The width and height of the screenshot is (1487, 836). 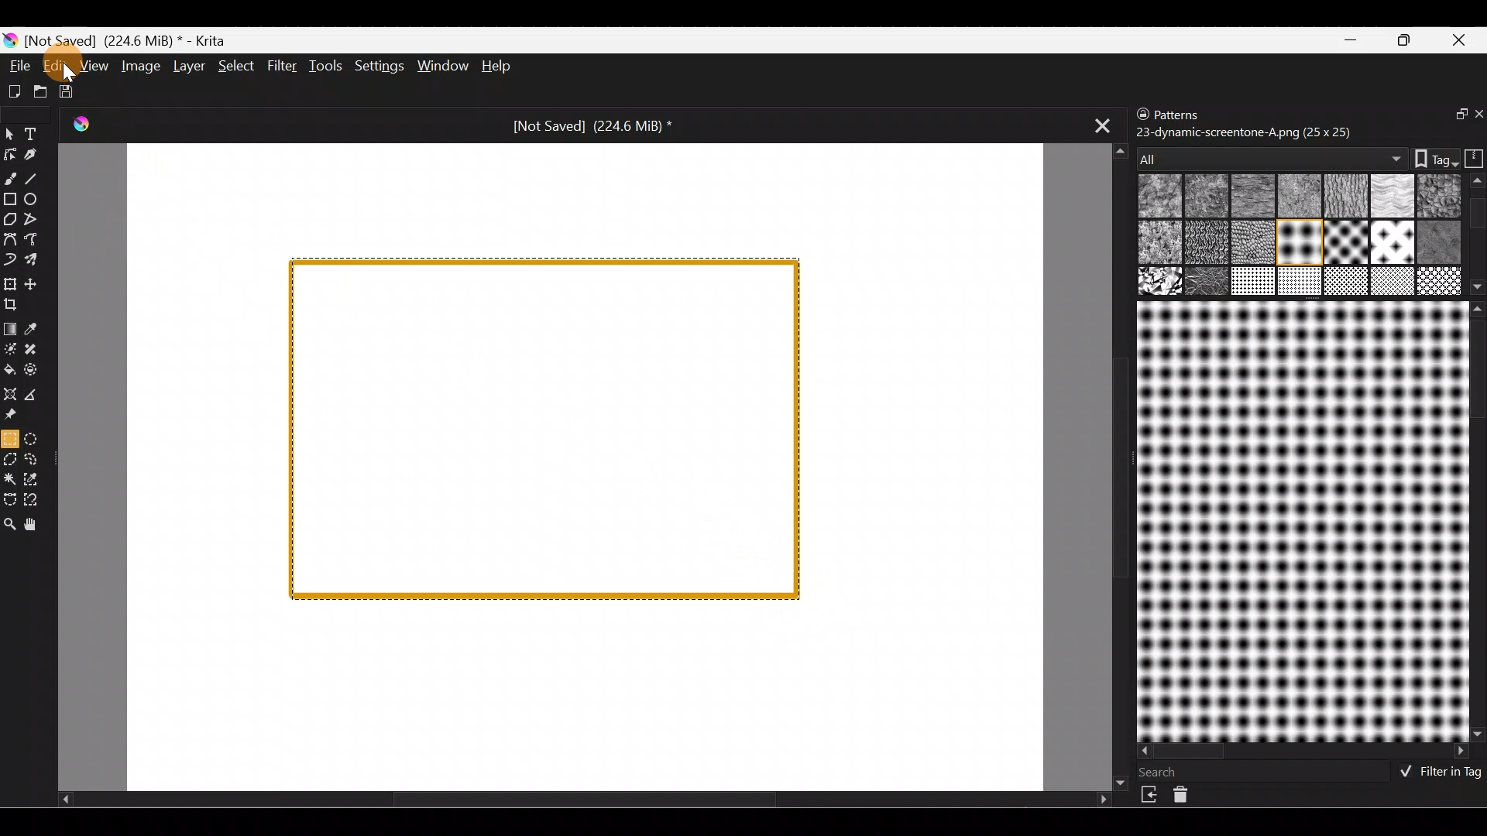 What do you see at coordinates (1156, 197) in the screenshot?
I see `01 canvas.png` at bounding box center [1156, 197].